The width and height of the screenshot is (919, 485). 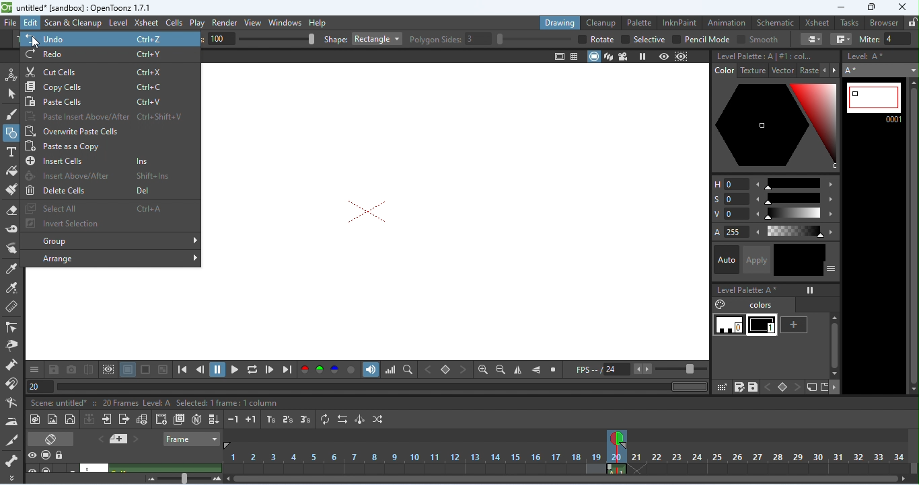 What do you see at coordinates (32, 468) in the screenshot?
I see `toggle visibility` at bounding box center [32, 468].